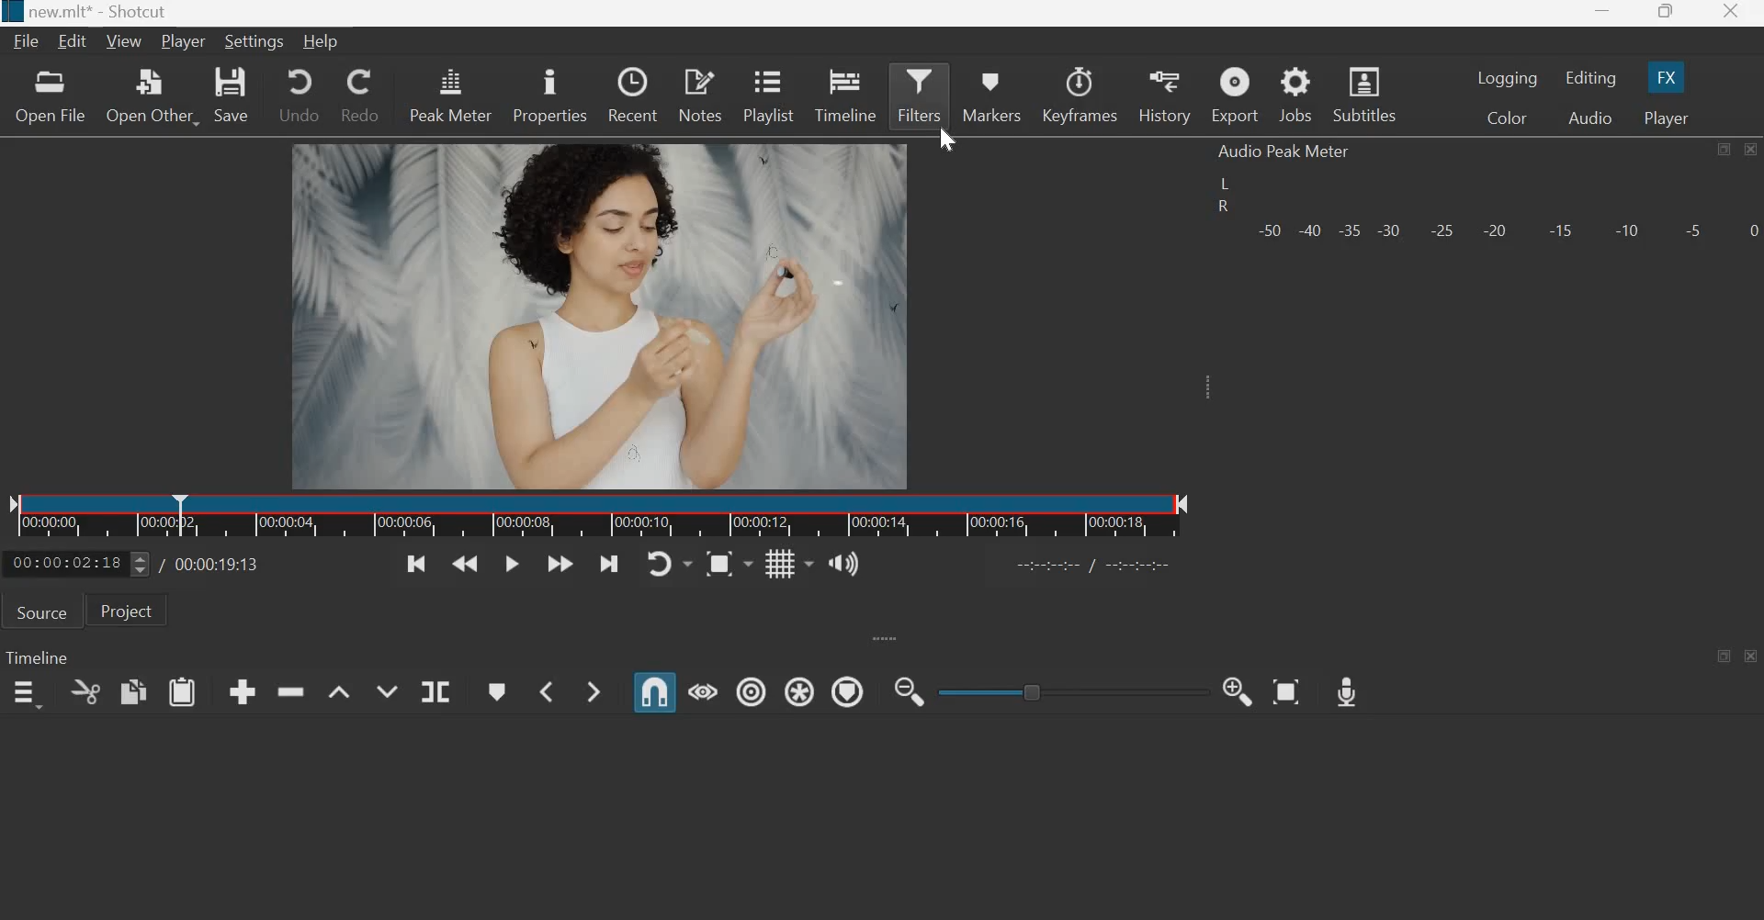 The image size is (1764, 920). What do you see at coordinates (1752, 150) in the screenshot?
I see `Close` at bounding box center [1752, 150].